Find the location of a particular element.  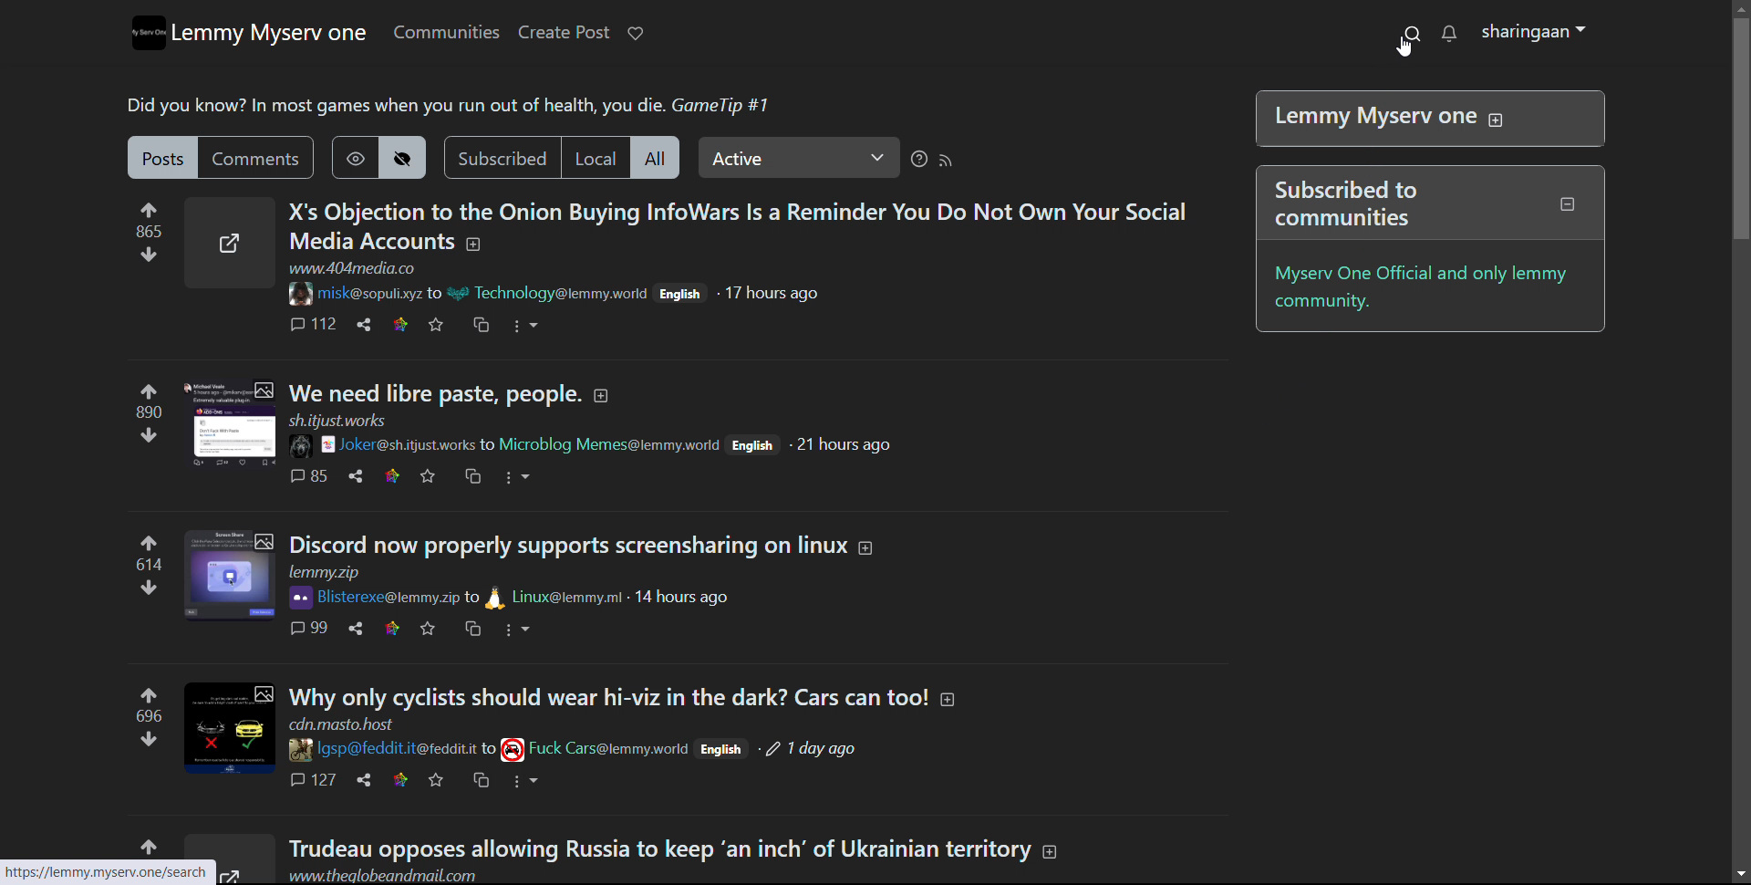

Myserv one official and only lemmy community is located at coordinates (1425, 285).